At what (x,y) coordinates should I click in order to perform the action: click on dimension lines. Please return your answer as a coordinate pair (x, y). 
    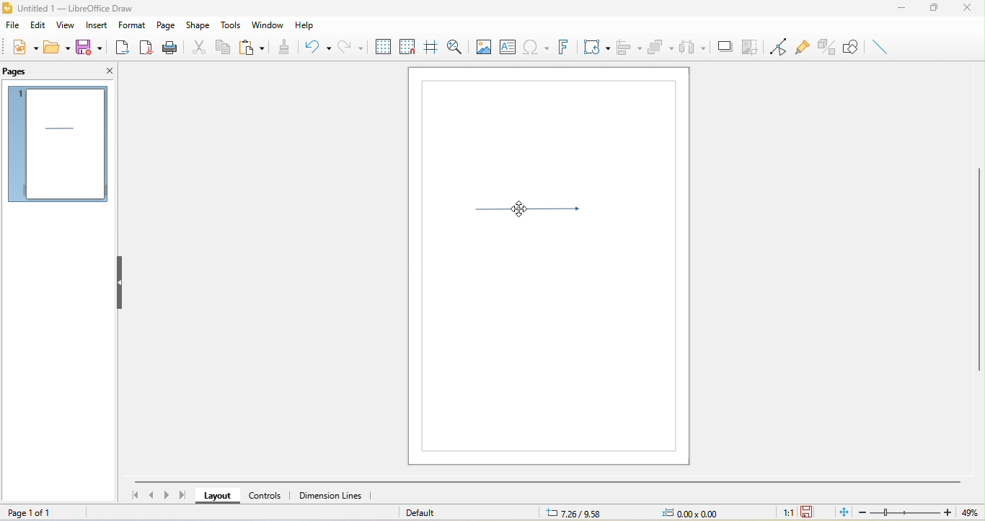
    Looking at the image, I should click on (337, 496).